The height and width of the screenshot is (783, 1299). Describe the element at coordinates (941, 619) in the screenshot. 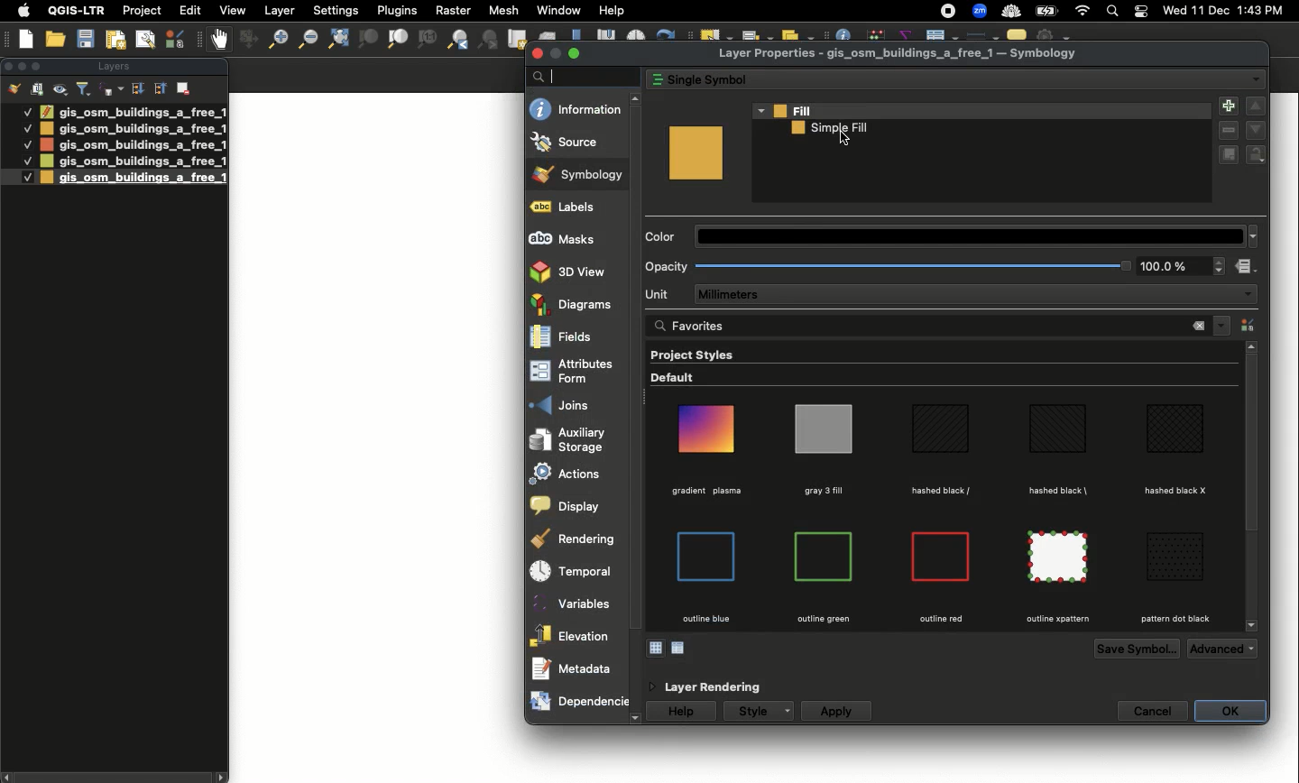

I see `‘outline red` at that location.